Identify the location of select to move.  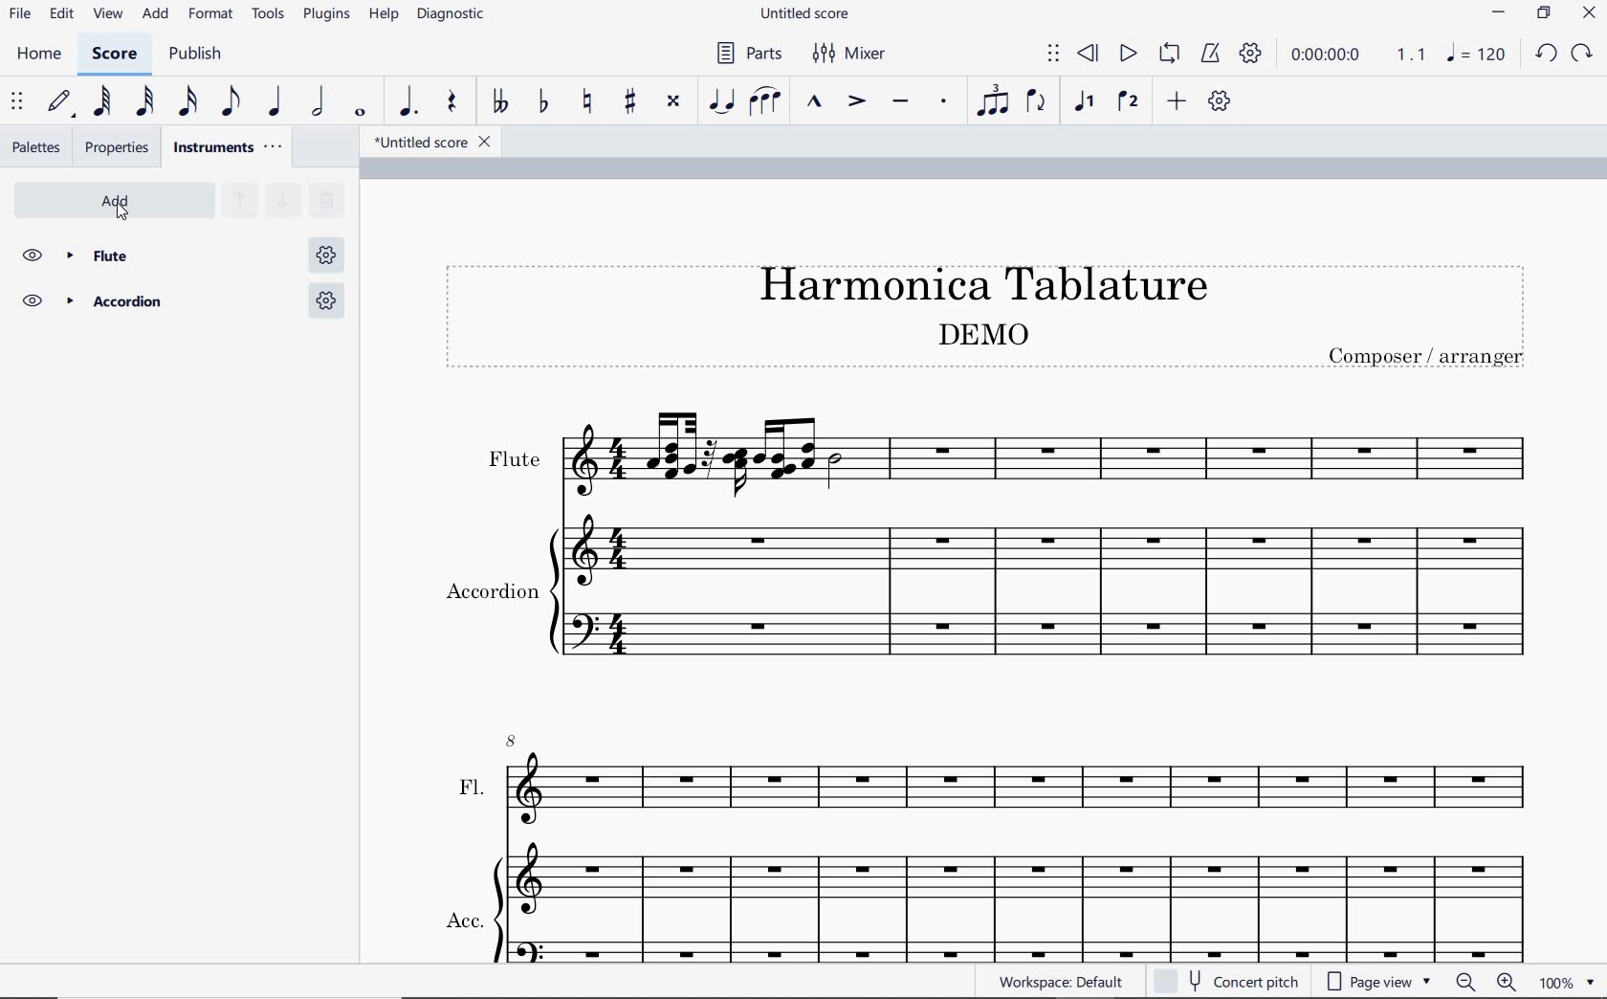
(1053, 55).